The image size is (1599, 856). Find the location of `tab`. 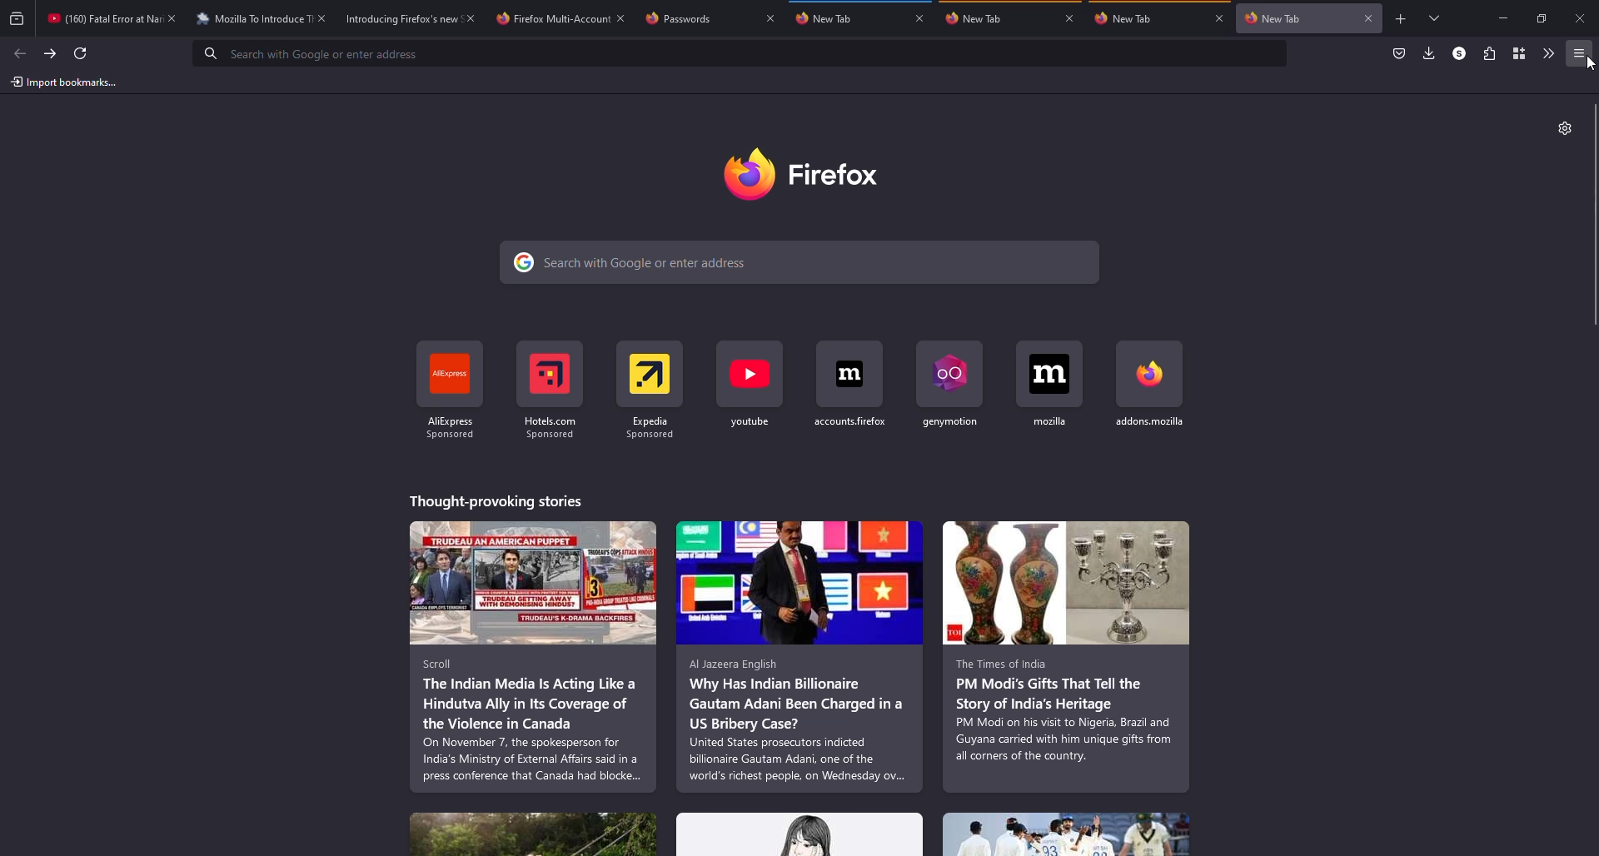

tab is located at coordinates (979, 18).